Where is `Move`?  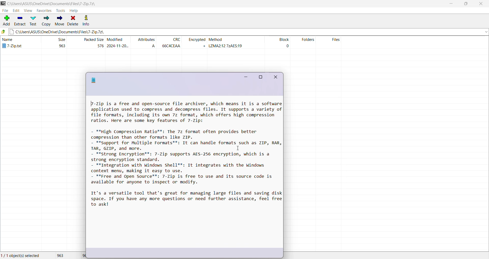
Move is located at coordinates (60, 20).